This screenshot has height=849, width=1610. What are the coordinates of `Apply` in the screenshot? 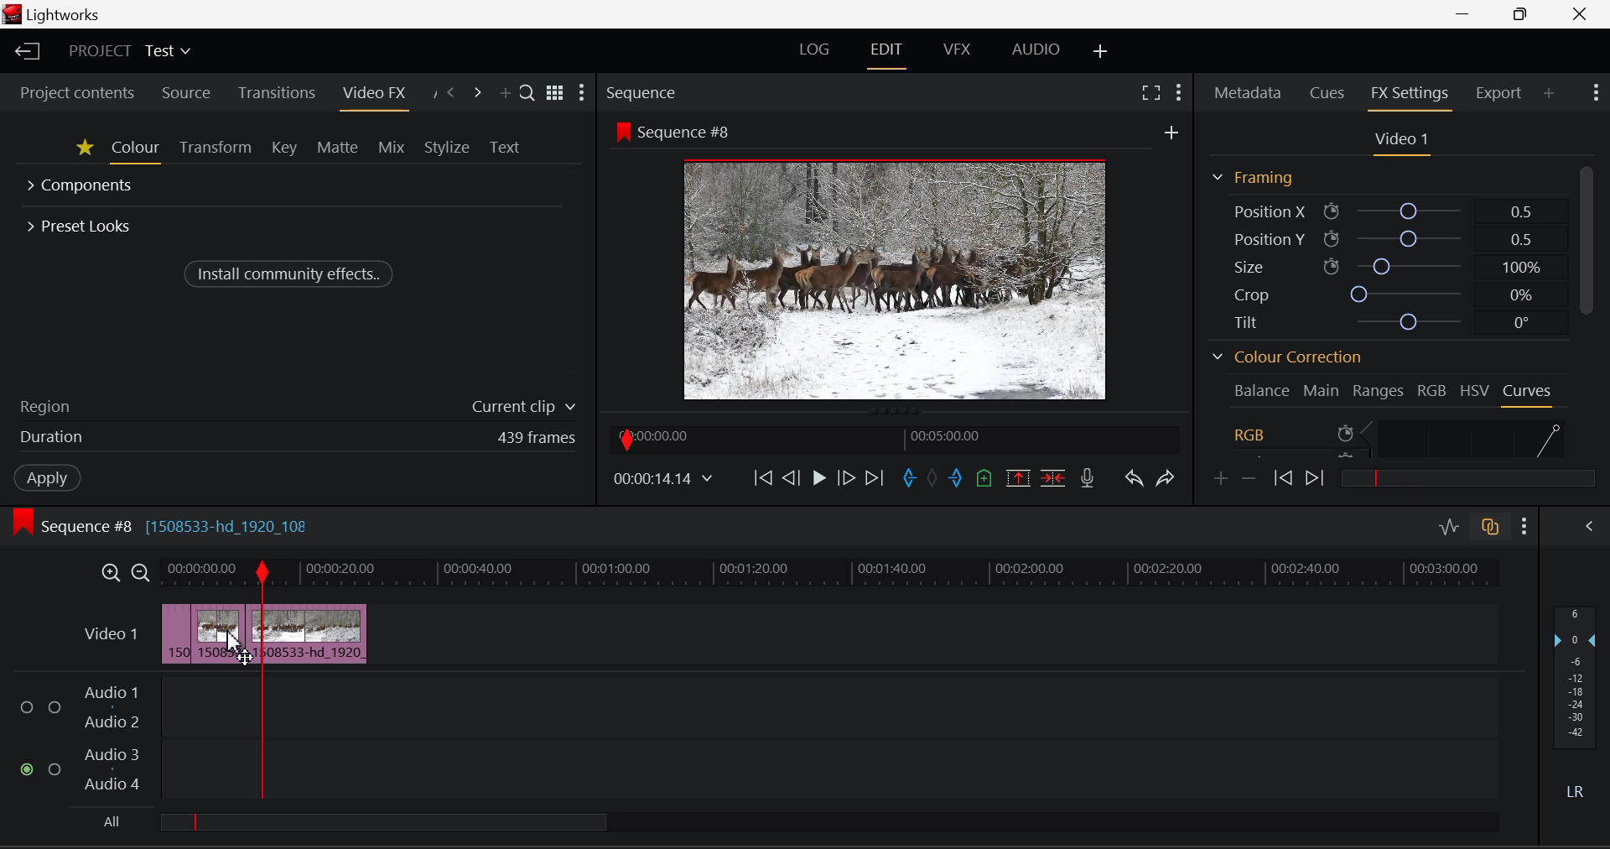 It's located at (46, 478).